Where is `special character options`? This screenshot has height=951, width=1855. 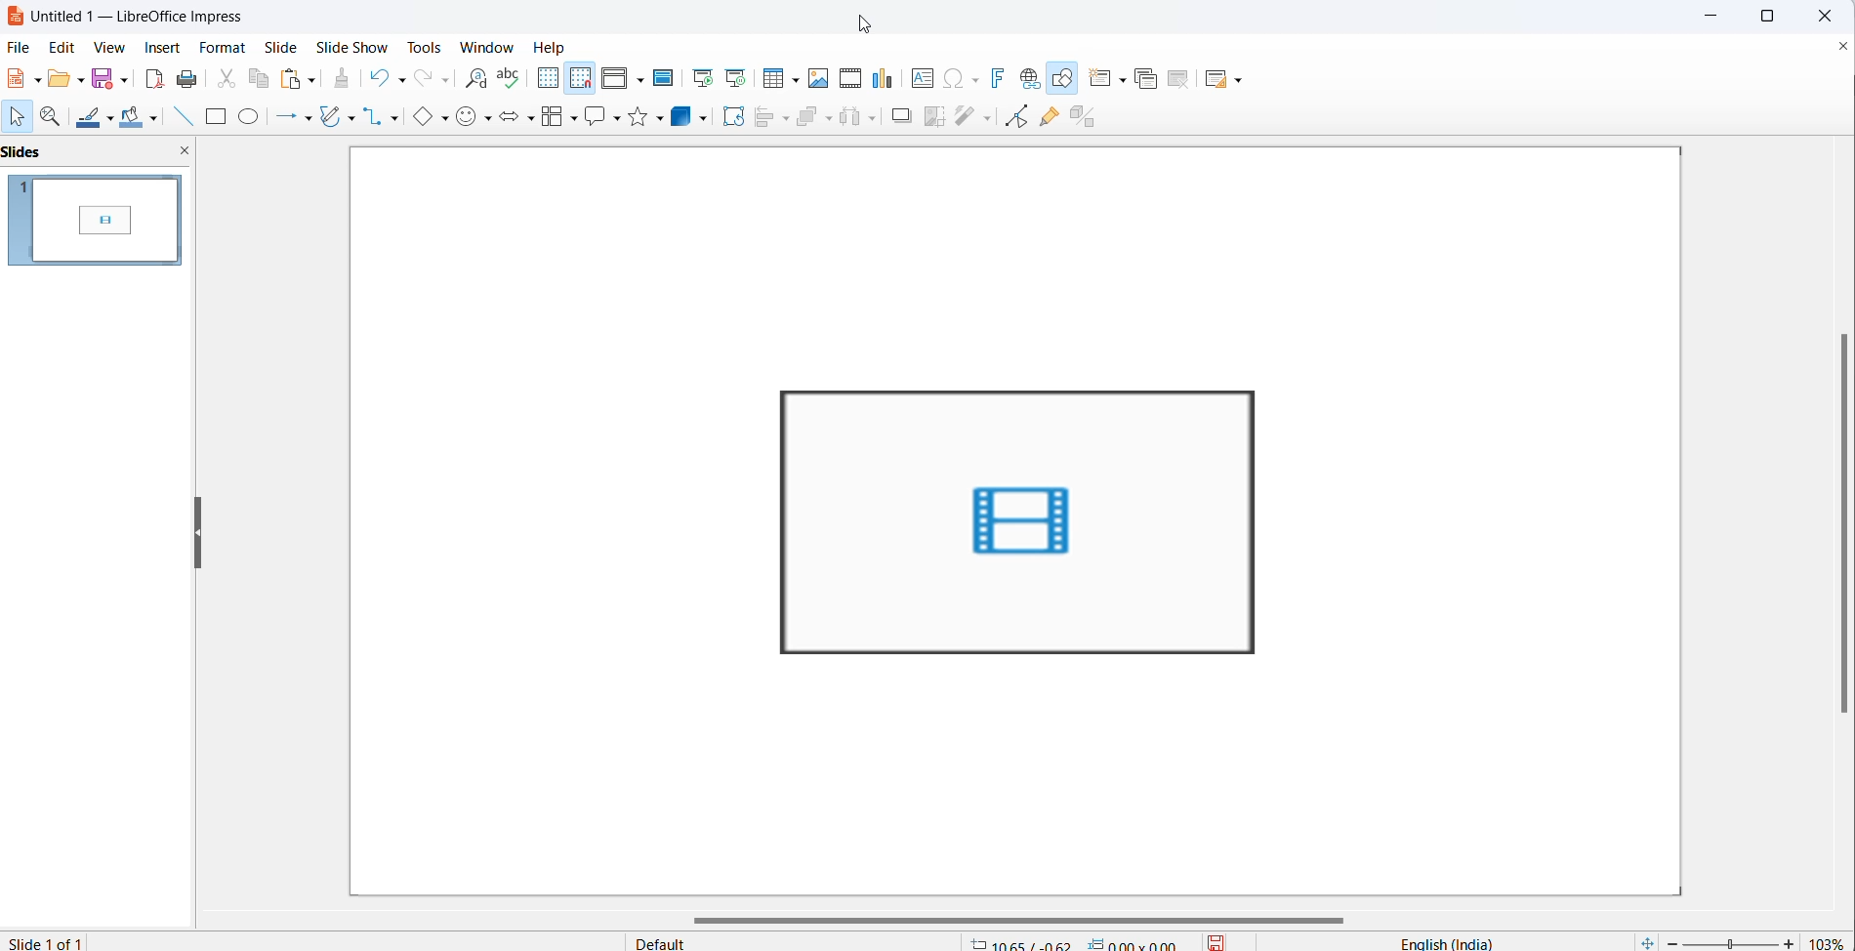
special character options is located at coordinates (977, 79).